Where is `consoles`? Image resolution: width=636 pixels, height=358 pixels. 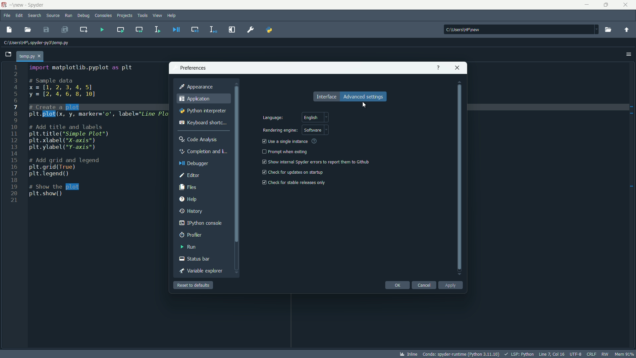
consoles is located at coordinates (104, 16).